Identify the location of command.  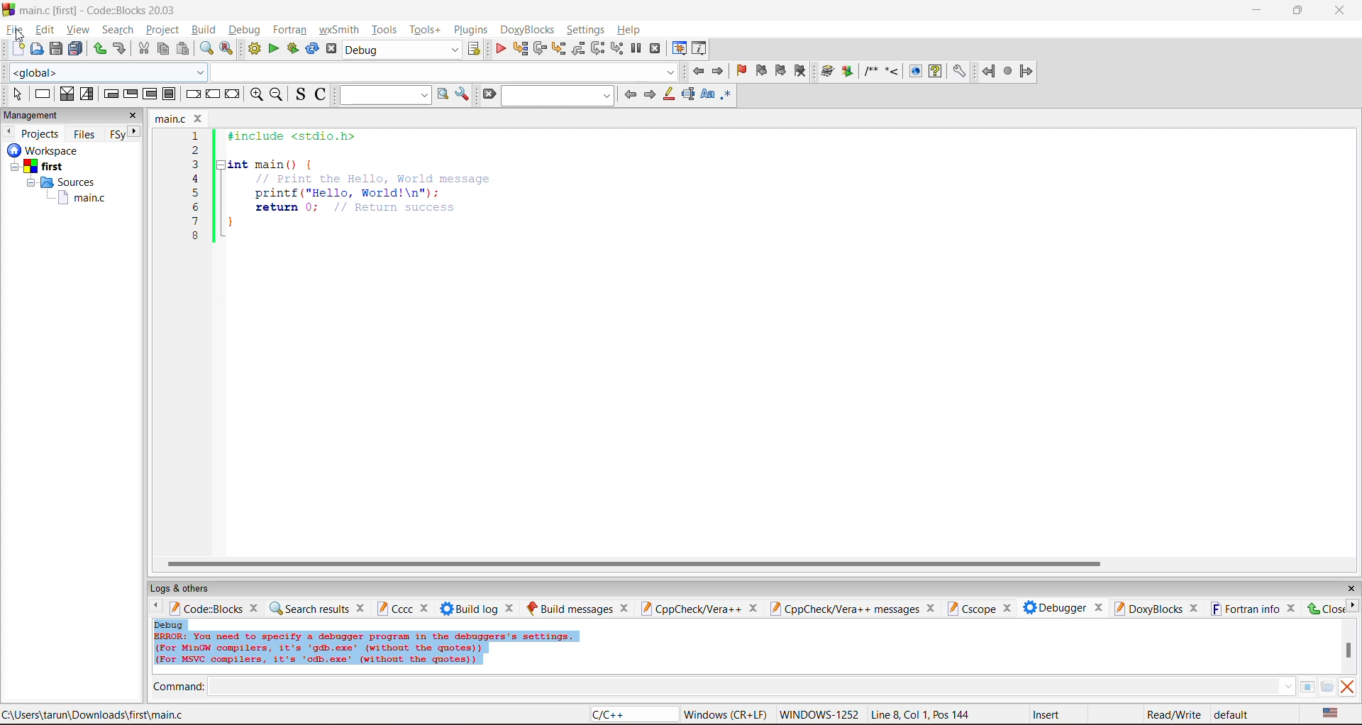
(179, 688).